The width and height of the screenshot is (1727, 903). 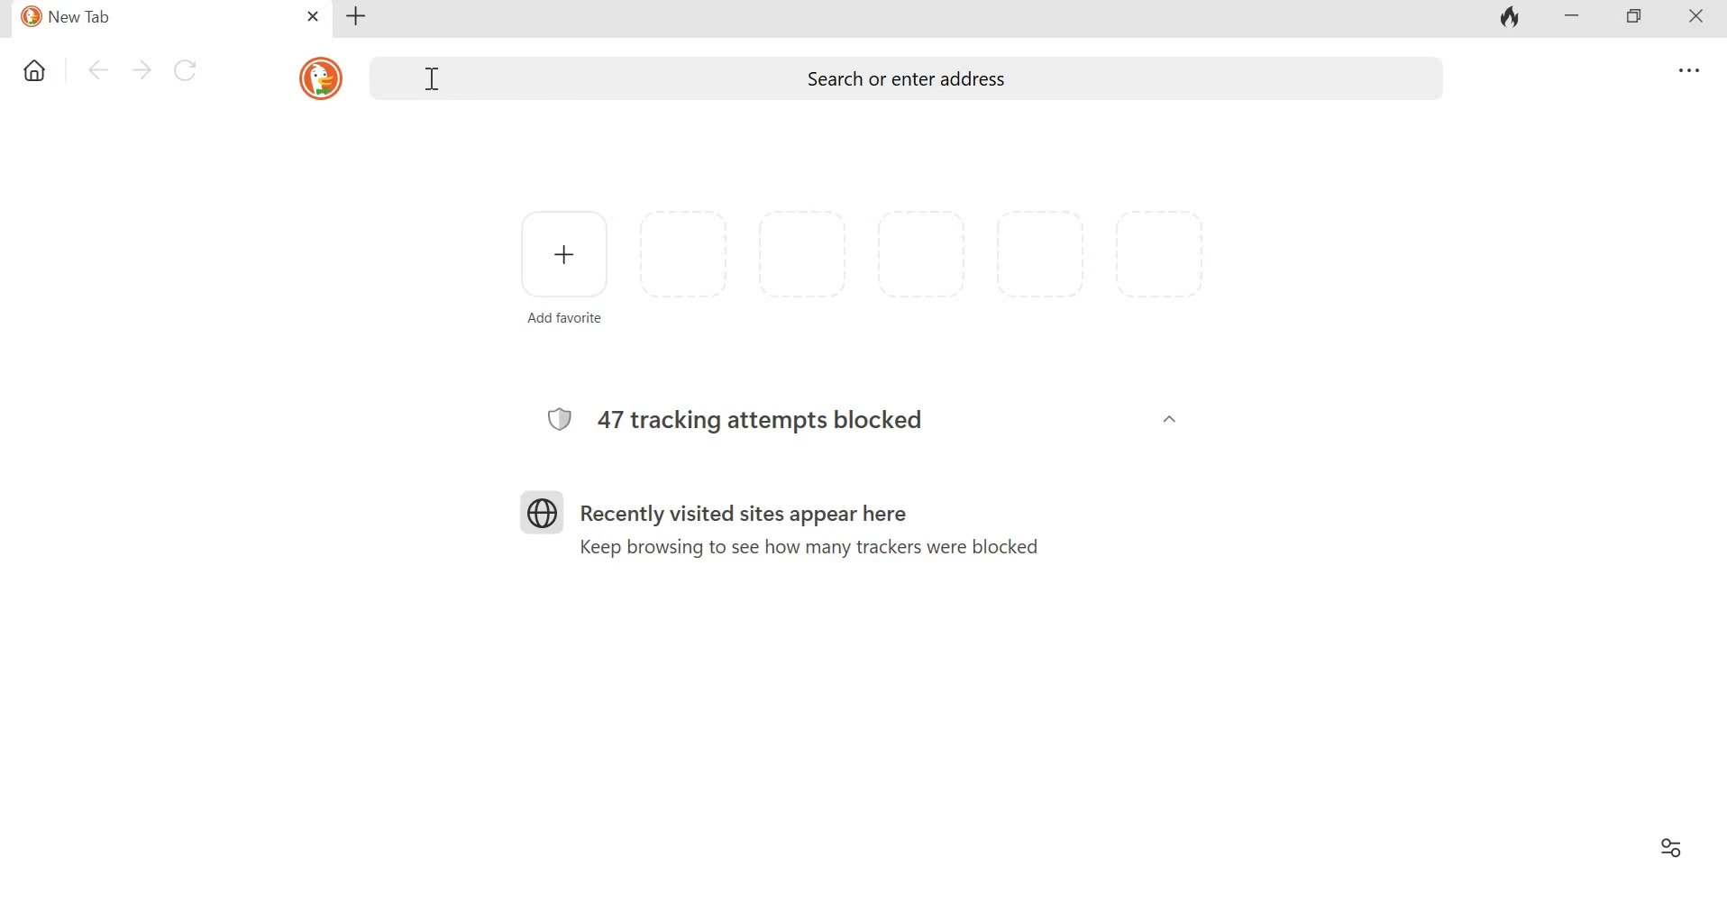 I want to click on home icon, so click(x=36, y=72).